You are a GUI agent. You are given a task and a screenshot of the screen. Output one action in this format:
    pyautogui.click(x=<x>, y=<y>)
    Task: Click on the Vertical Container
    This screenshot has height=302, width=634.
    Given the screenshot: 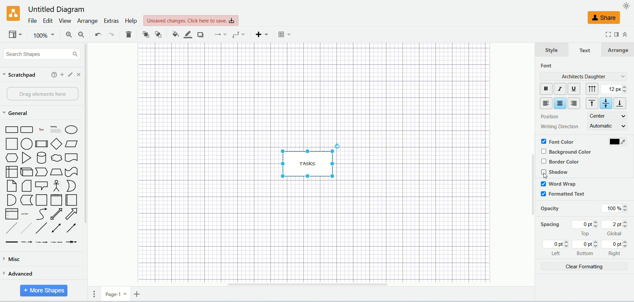 What is the action you would take?
    pyautogui.click(x=56, y=200)
    